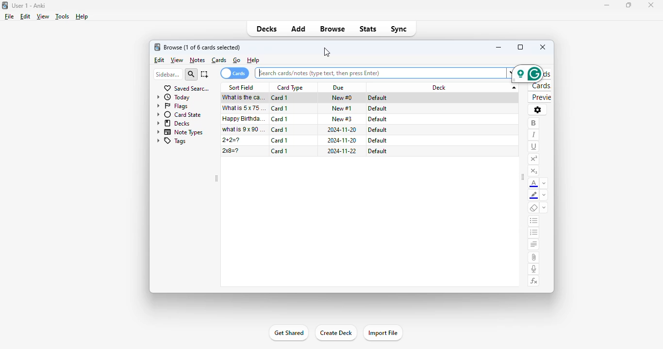 The width and height of the screenshot is (663, 349). I want to click on default, so click(376, 108).